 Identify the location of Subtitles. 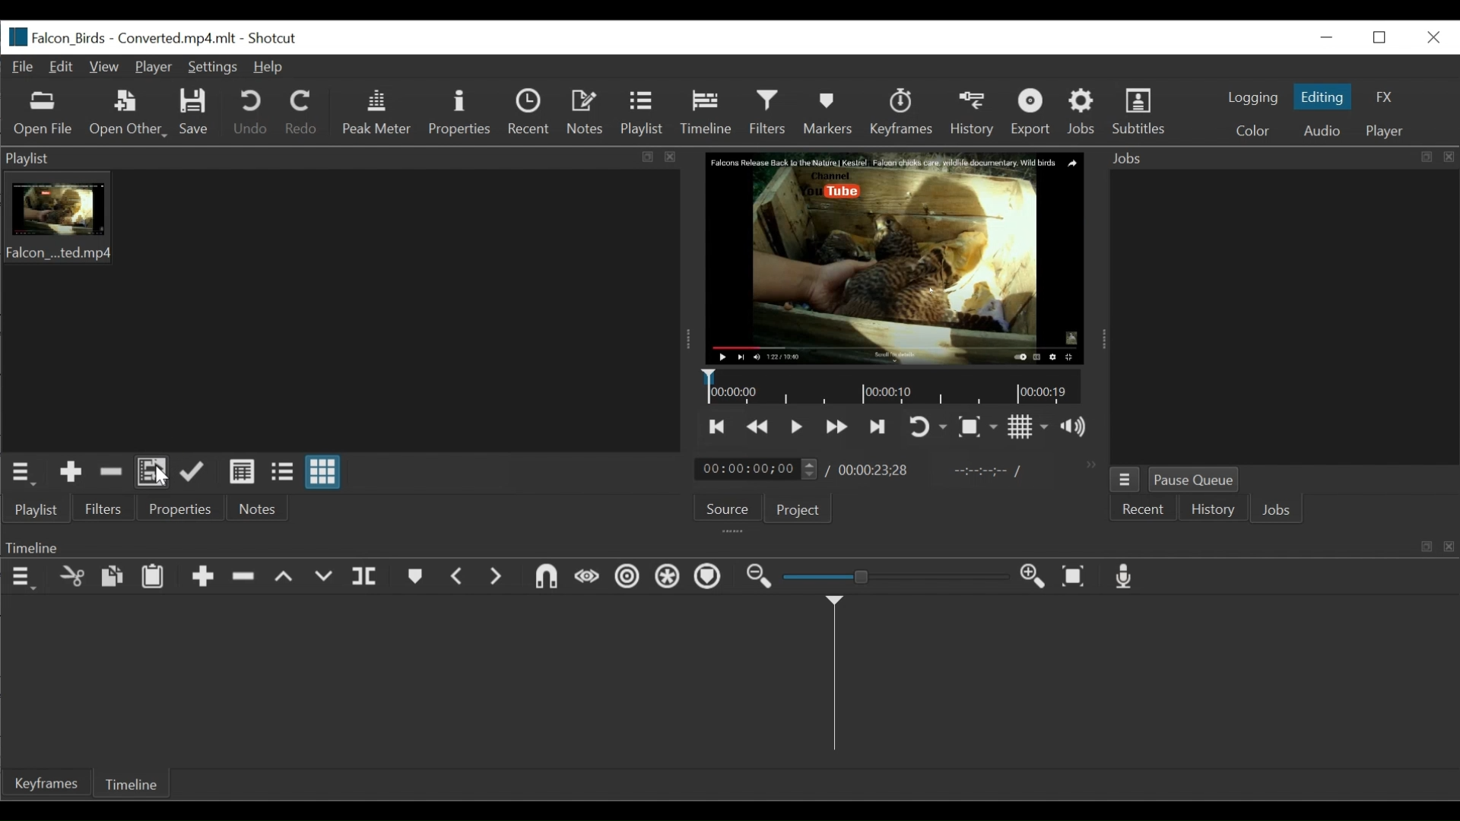
(1144, 114).